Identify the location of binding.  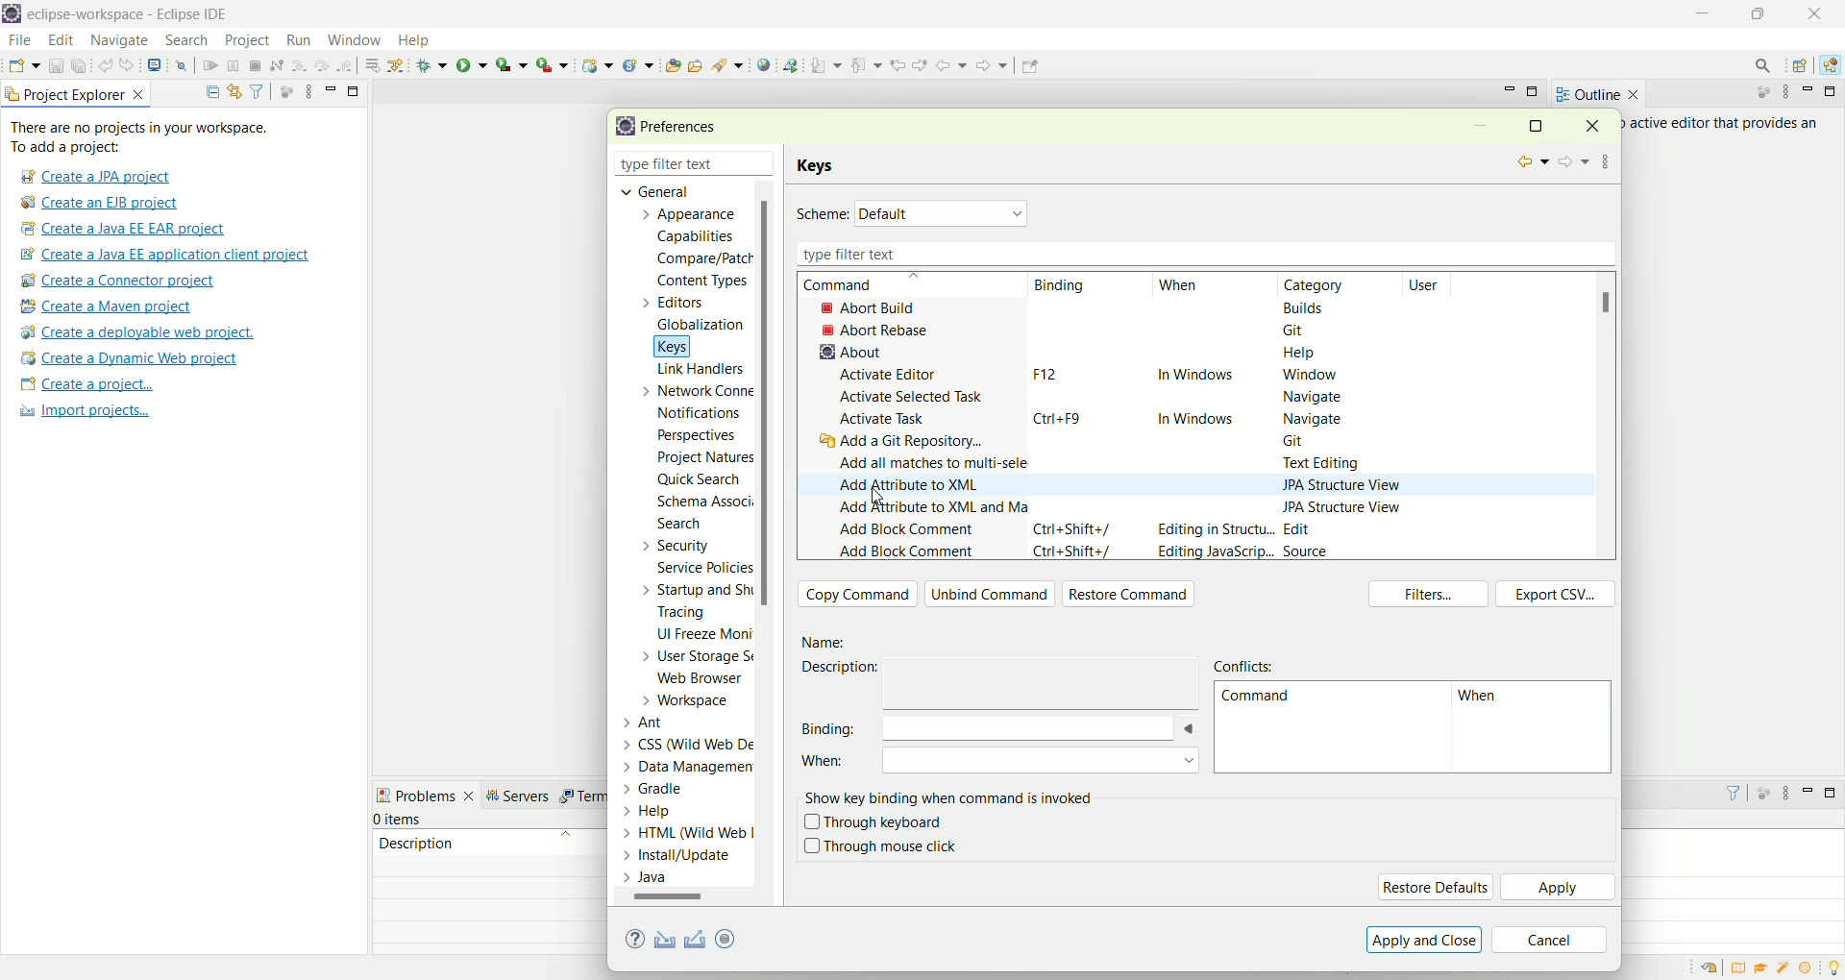
(999, 726).